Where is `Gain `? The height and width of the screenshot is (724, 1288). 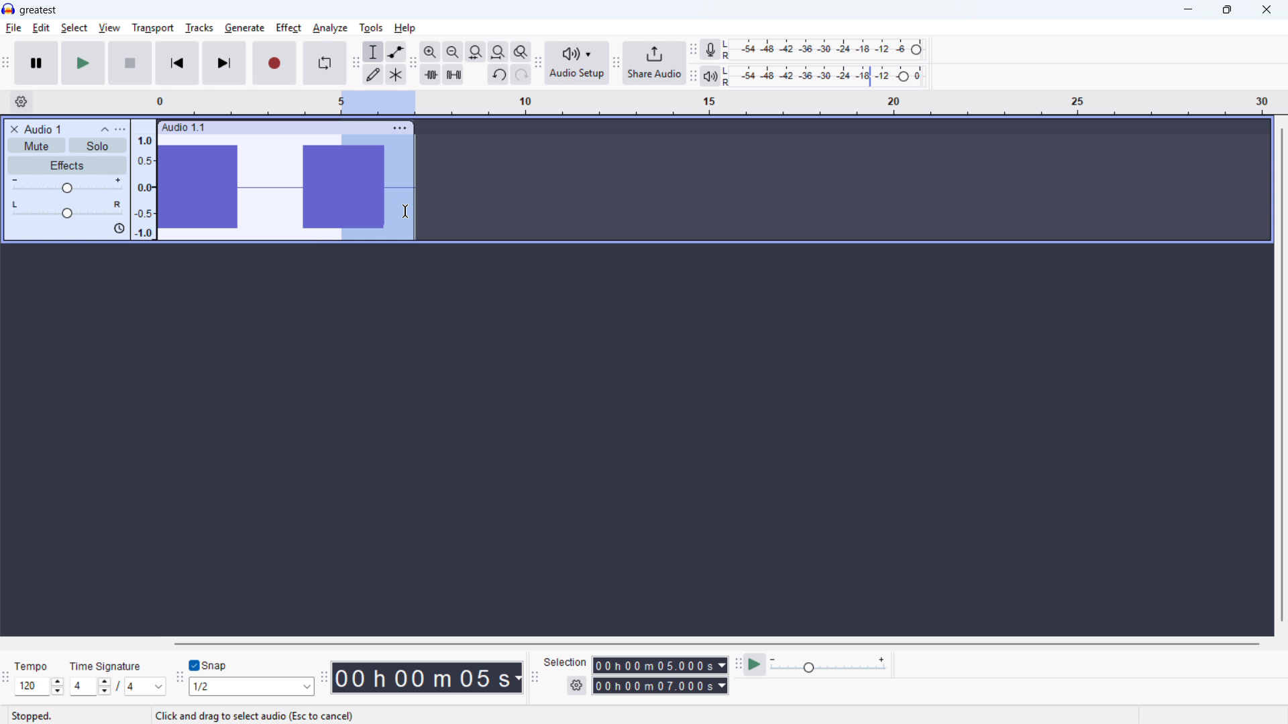
Gain  is located at coordinates (67, 186).